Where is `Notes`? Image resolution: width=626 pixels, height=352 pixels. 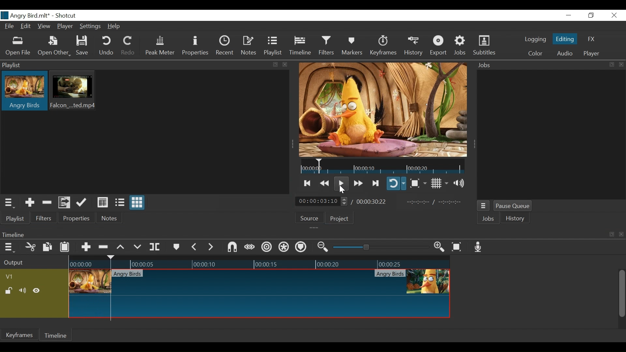 Notes is located at coordinates (250, 47).